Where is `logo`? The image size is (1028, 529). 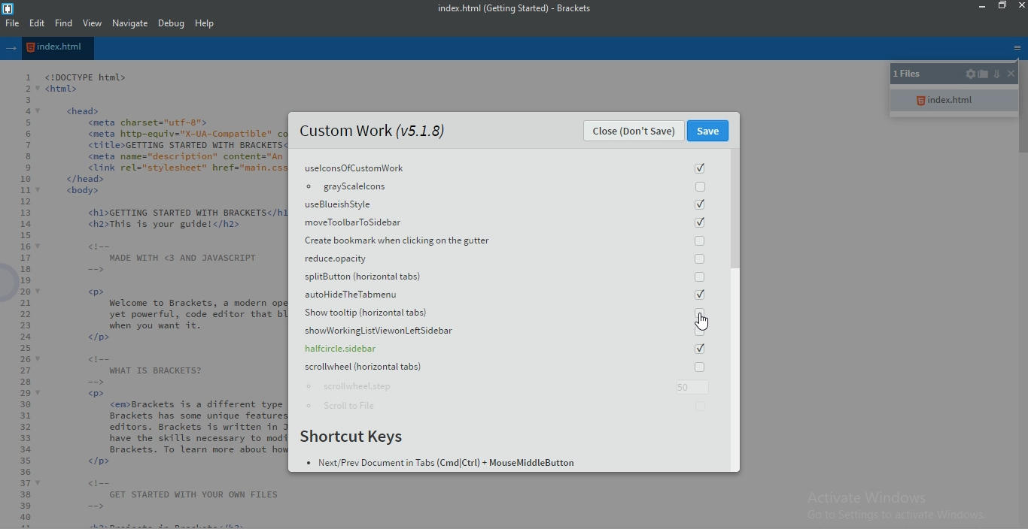
logo is located at coordinates (9, 8).